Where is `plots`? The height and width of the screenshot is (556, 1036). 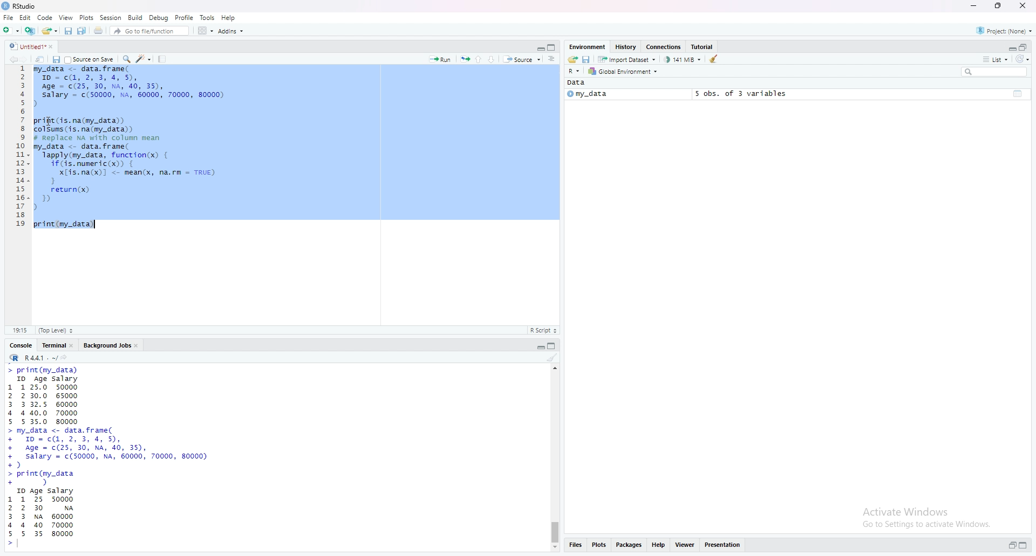
plots is located at coordinates (600, 545).